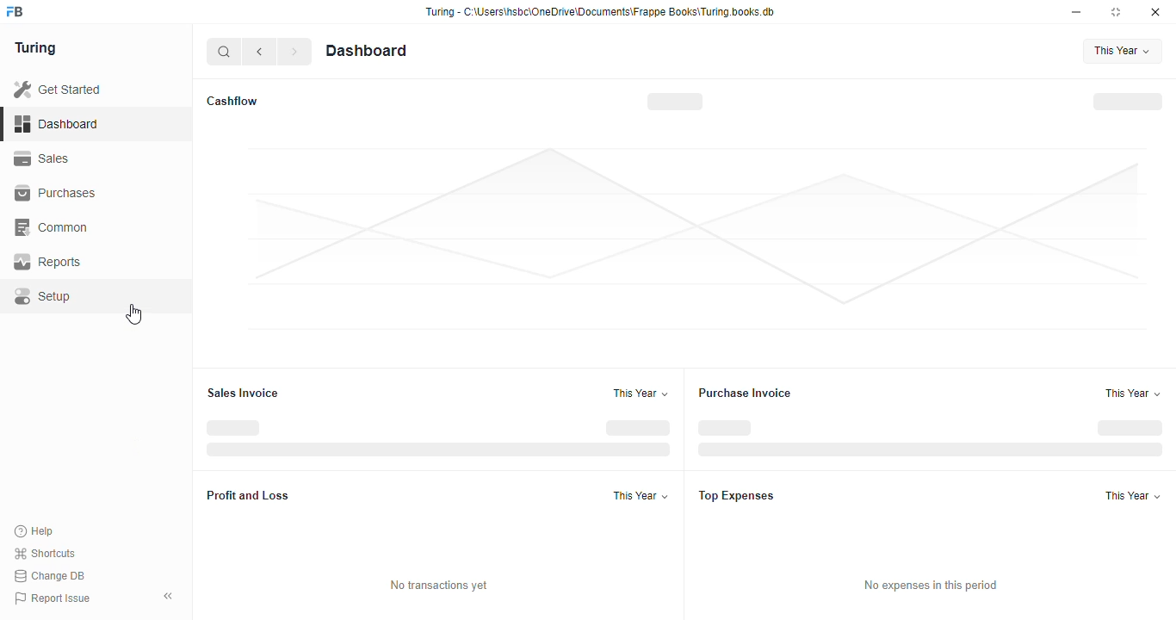 The width and height of the screenshot is (1176, 620). I want to click on change DB, so click(51, 575).